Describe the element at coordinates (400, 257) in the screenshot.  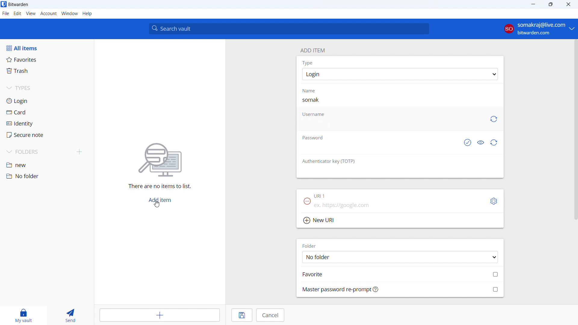
I see `select folder` at that location.